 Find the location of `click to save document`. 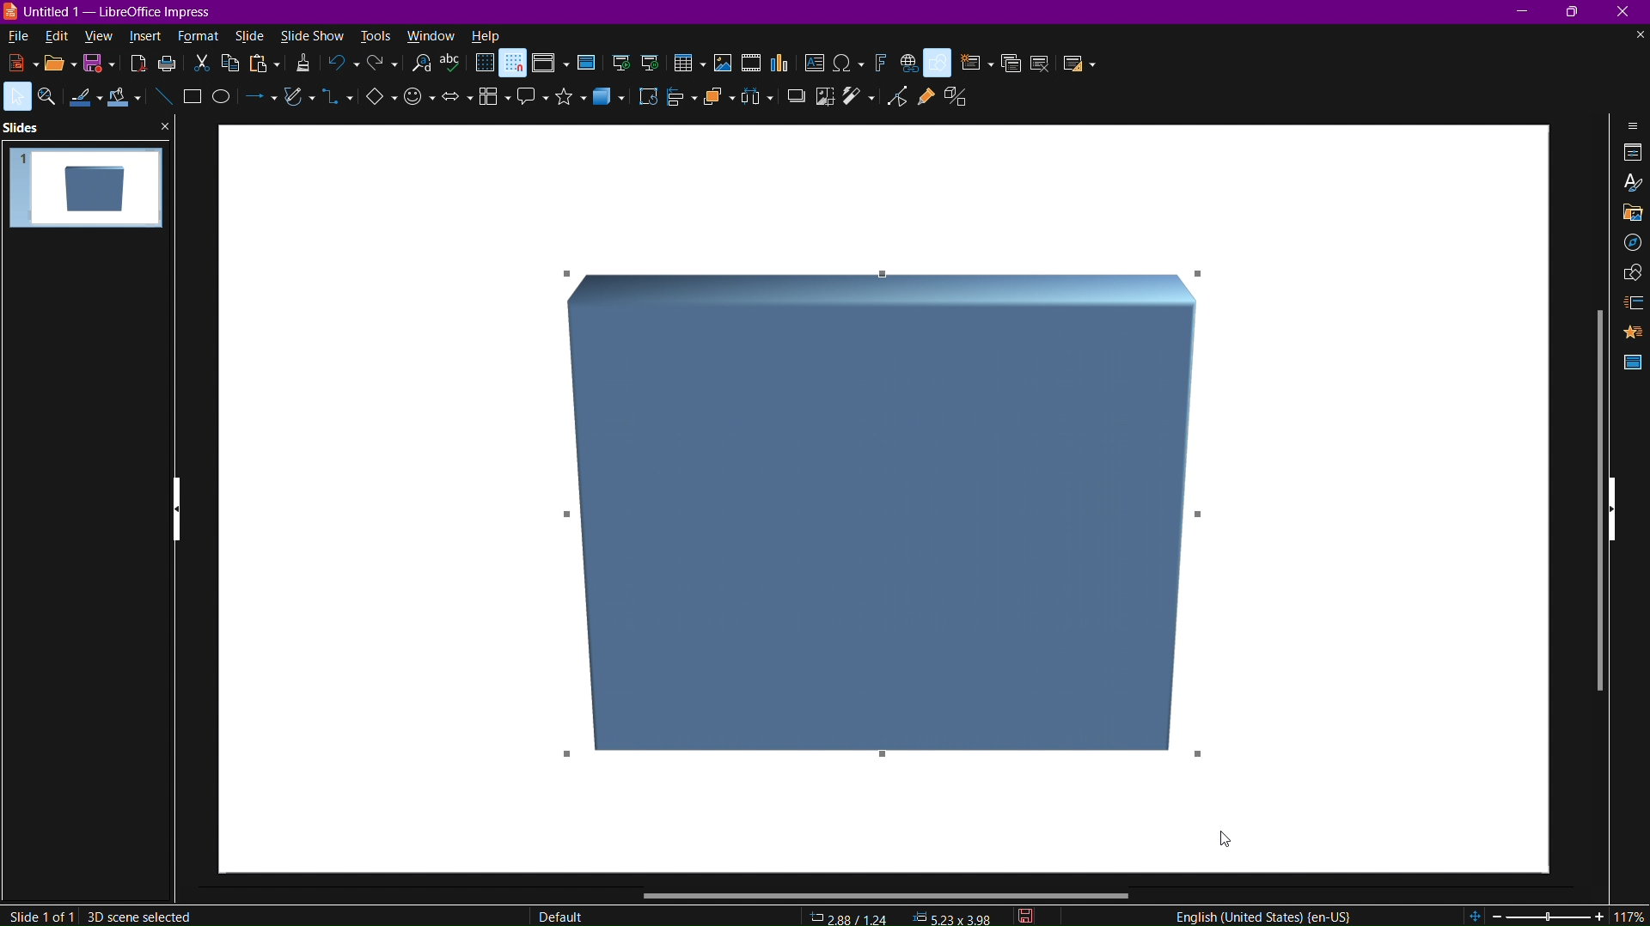

click to save document is located at coordinates (1024, 916).